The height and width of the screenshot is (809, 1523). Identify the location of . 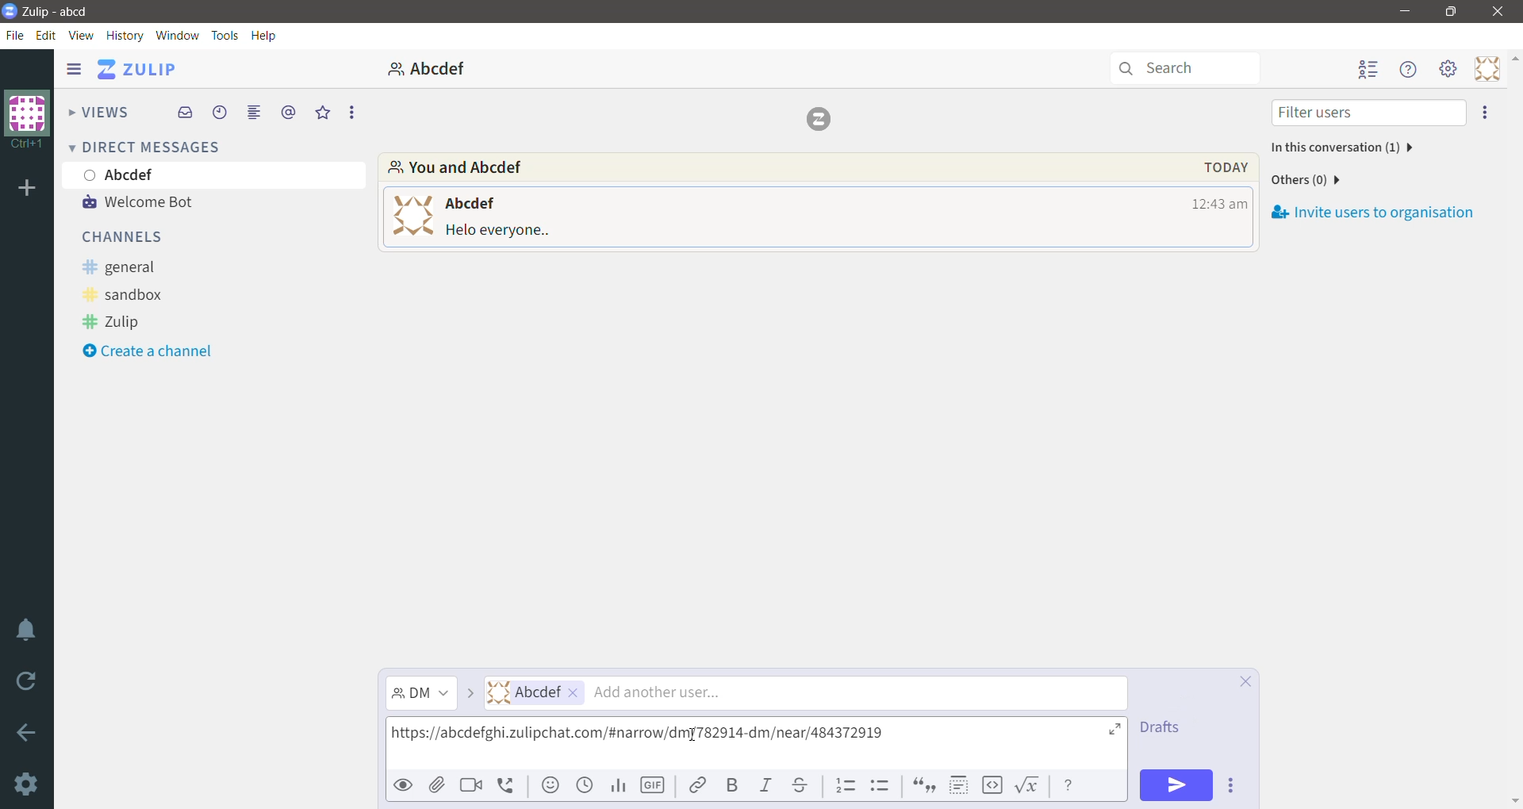
(701, 784).